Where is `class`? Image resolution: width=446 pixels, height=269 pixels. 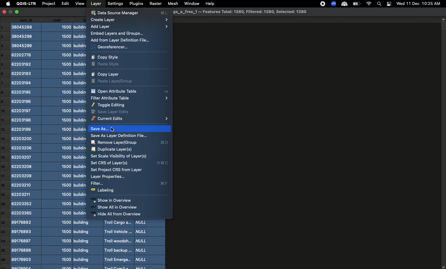
class is located at coordinates (79, 143).